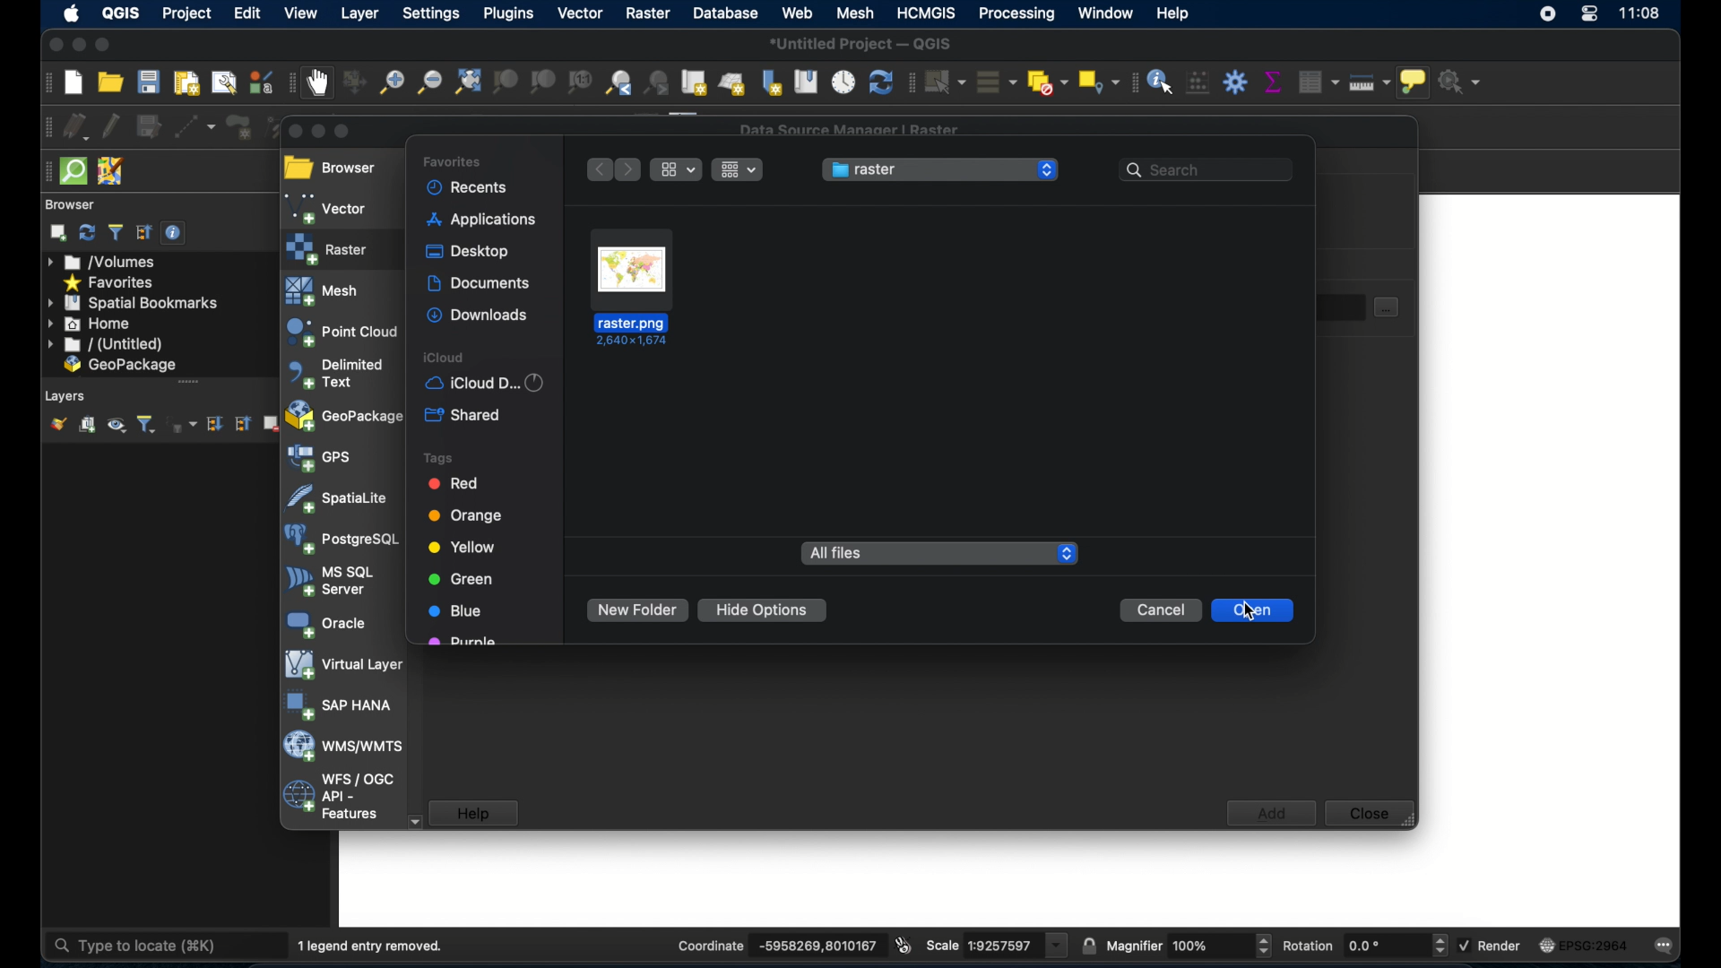  What do you see at coordinates (658, 82) in the screenshot?
I see `zoom next` at bounding box center [658, 82].